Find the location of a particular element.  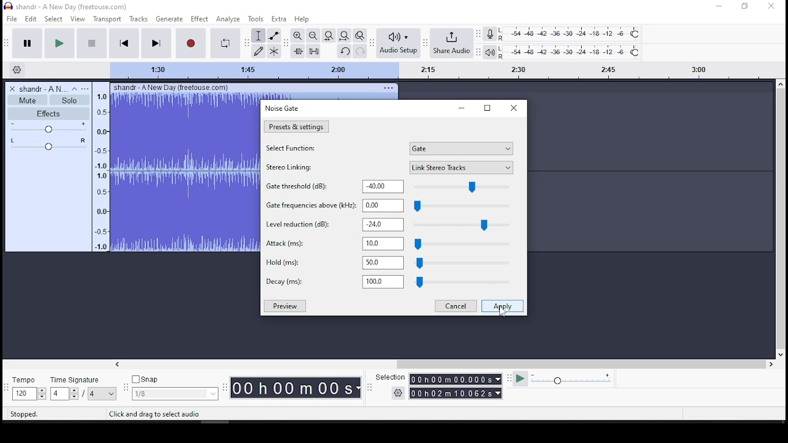

stereo linking is located at coordinates (388, 167).